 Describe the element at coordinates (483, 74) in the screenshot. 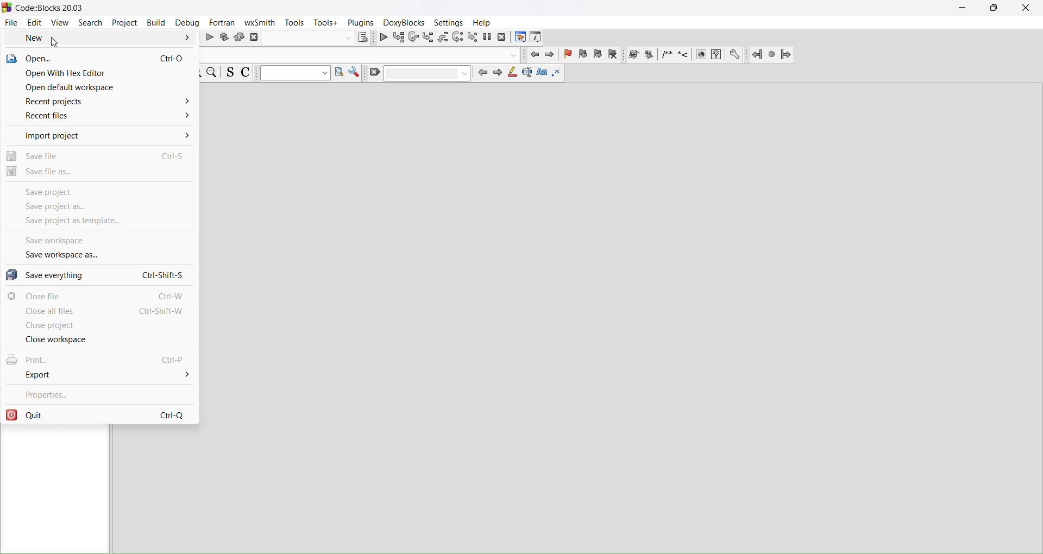

I see `previous` at that location.